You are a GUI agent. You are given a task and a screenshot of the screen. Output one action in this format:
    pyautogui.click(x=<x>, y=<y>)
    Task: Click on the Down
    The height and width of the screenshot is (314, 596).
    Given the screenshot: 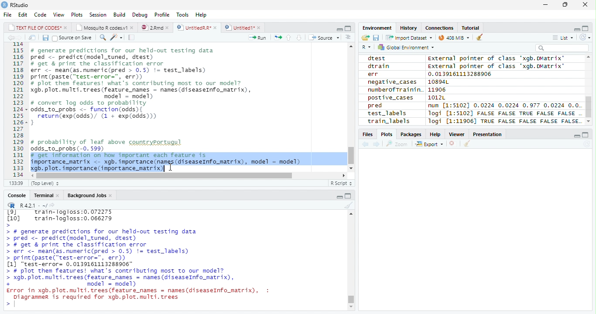 What is the action you would take?
    pyautogui.click(x=299, y=37)
    